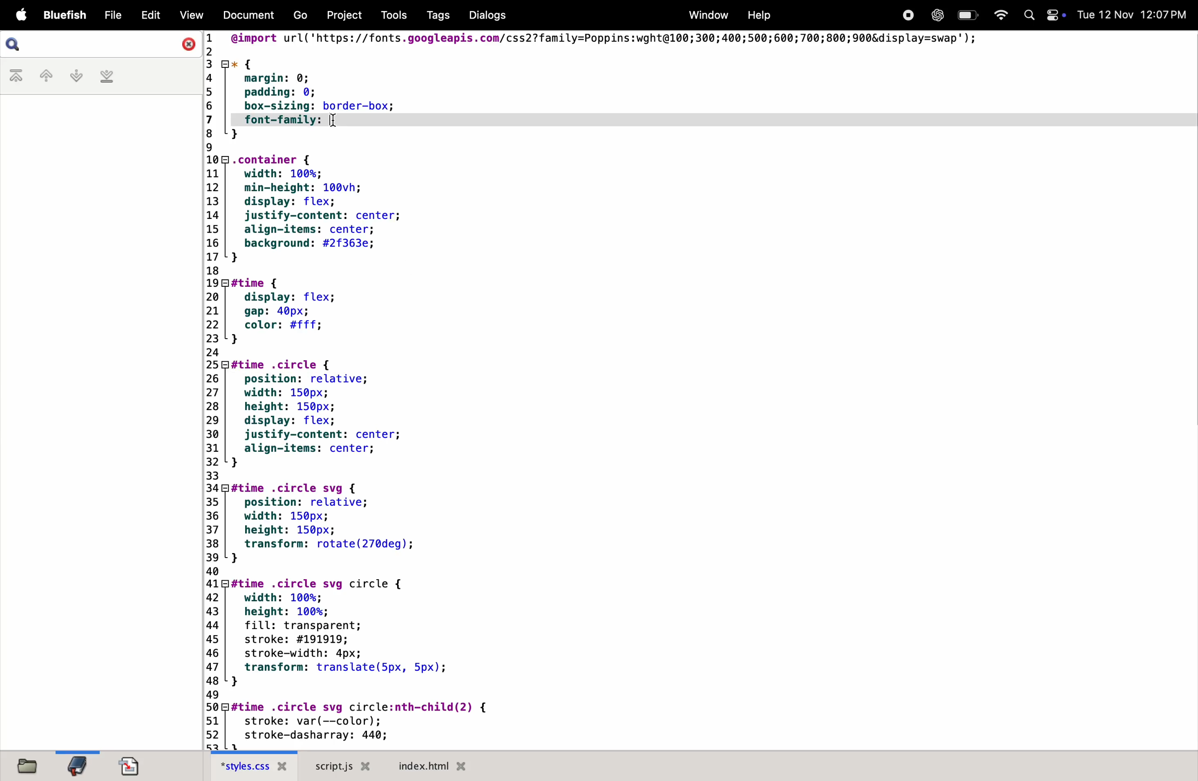 Image resolution: width=1198 pixels, height=781 pixels. What do you see at coordinates (21, 15) in the screenshot?
I see `Apple` at bounding box center [21, 15].